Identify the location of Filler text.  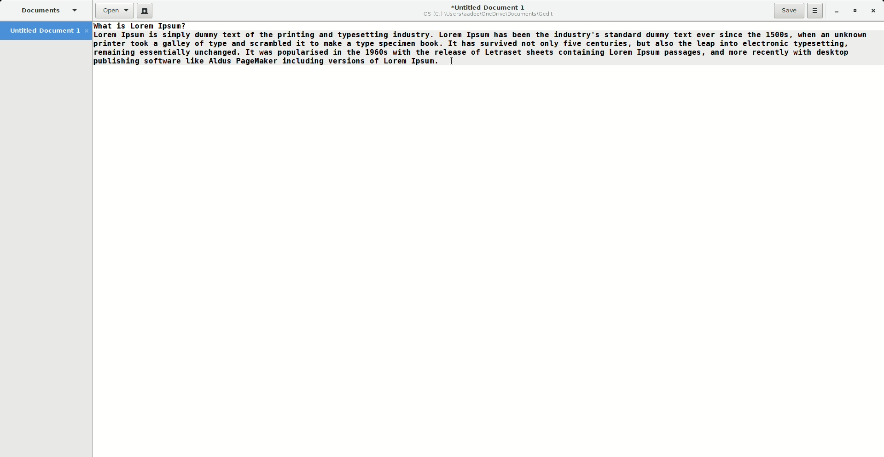
(482, 43).